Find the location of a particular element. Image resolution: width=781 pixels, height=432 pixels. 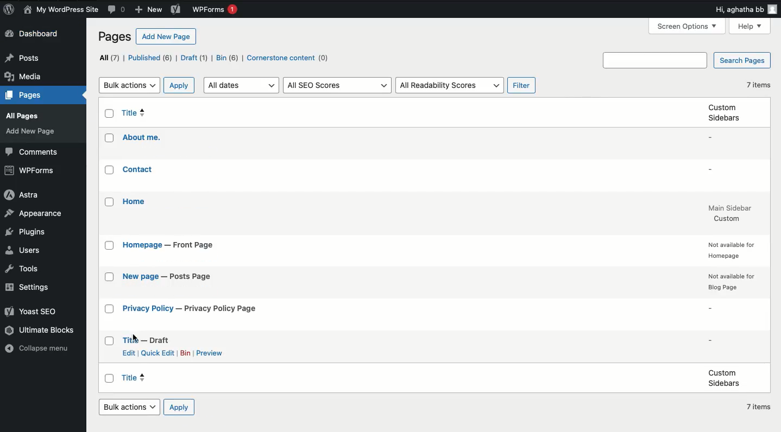

Custom sidebars is located at coordinates (723, 112).